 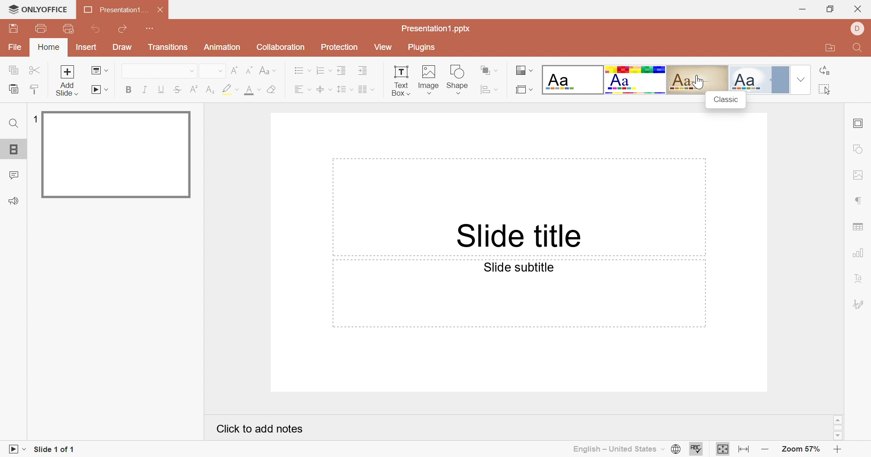 I want to click on Scroll up, so click(x=839, y=418).